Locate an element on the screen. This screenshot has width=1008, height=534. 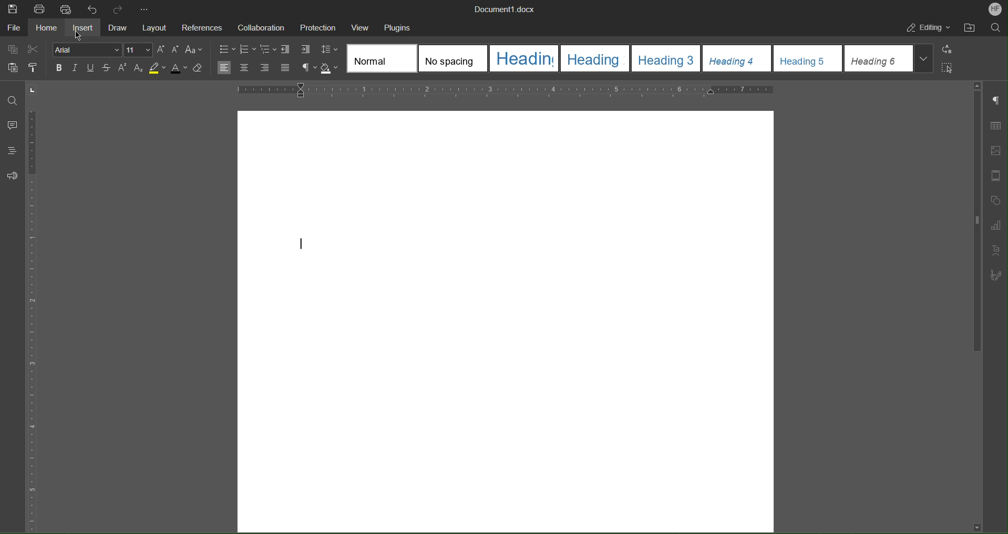
Signature is located at coordinates (995, 275).